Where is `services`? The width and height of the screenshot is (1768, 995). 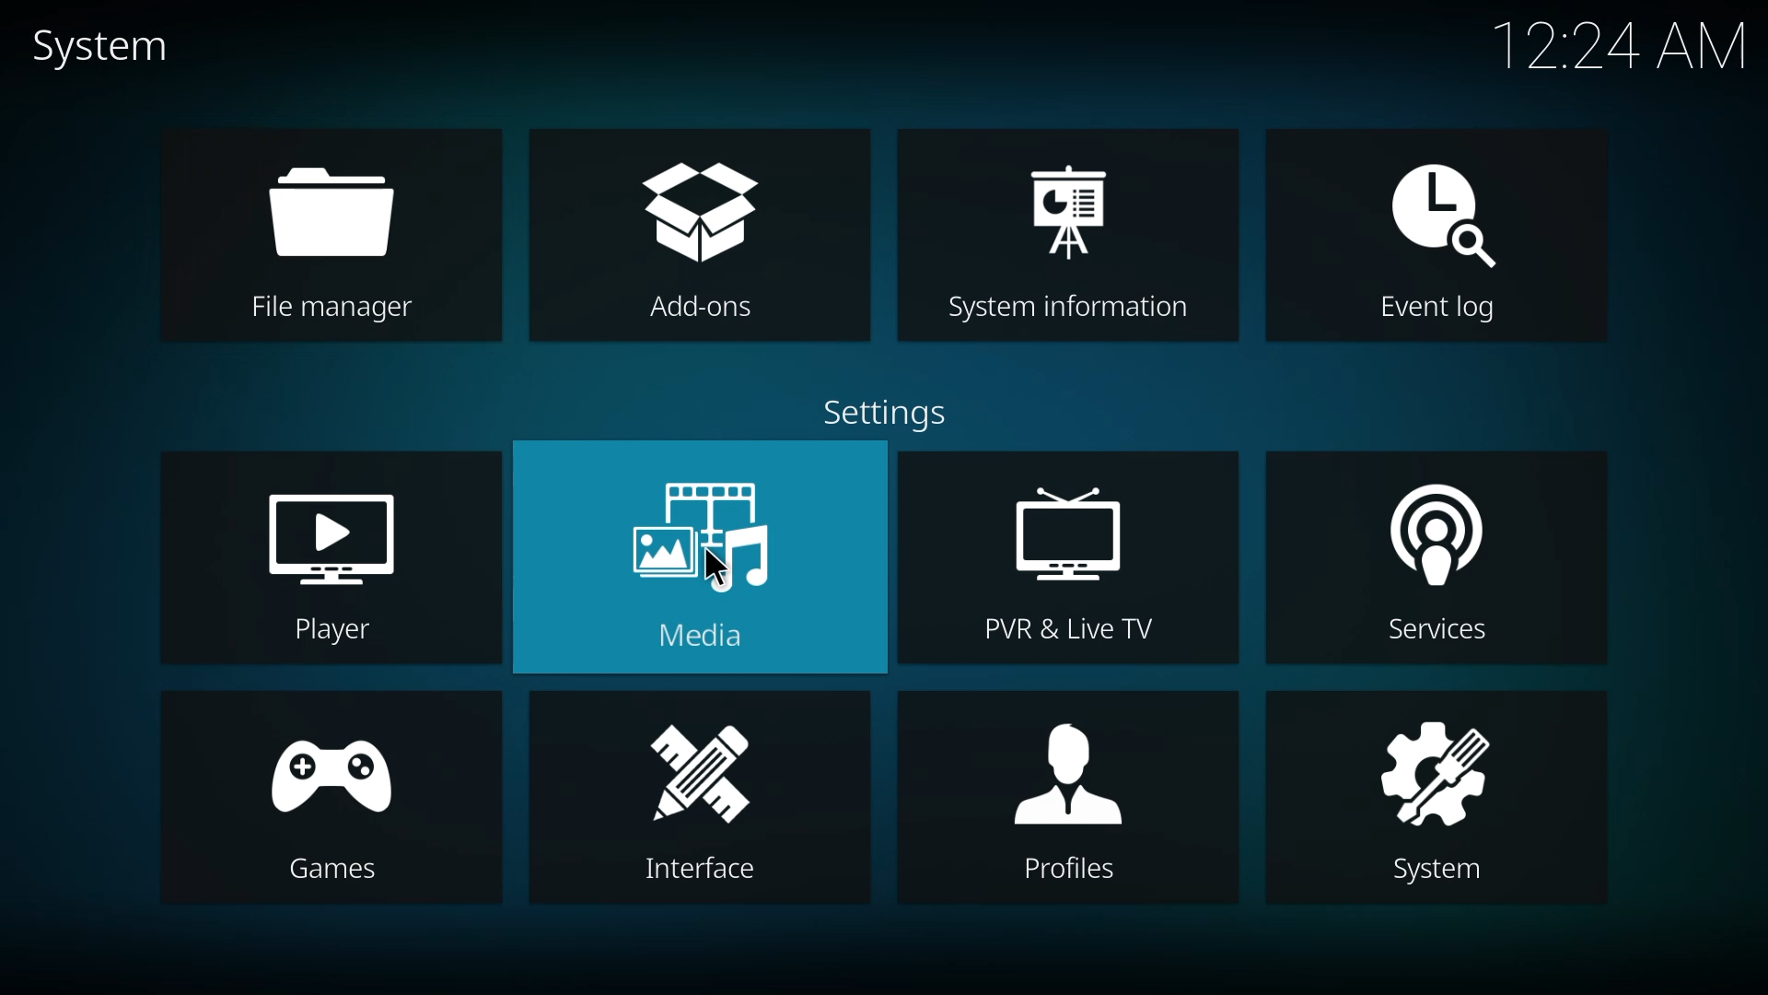
services is located at coordinates (1438, 559).